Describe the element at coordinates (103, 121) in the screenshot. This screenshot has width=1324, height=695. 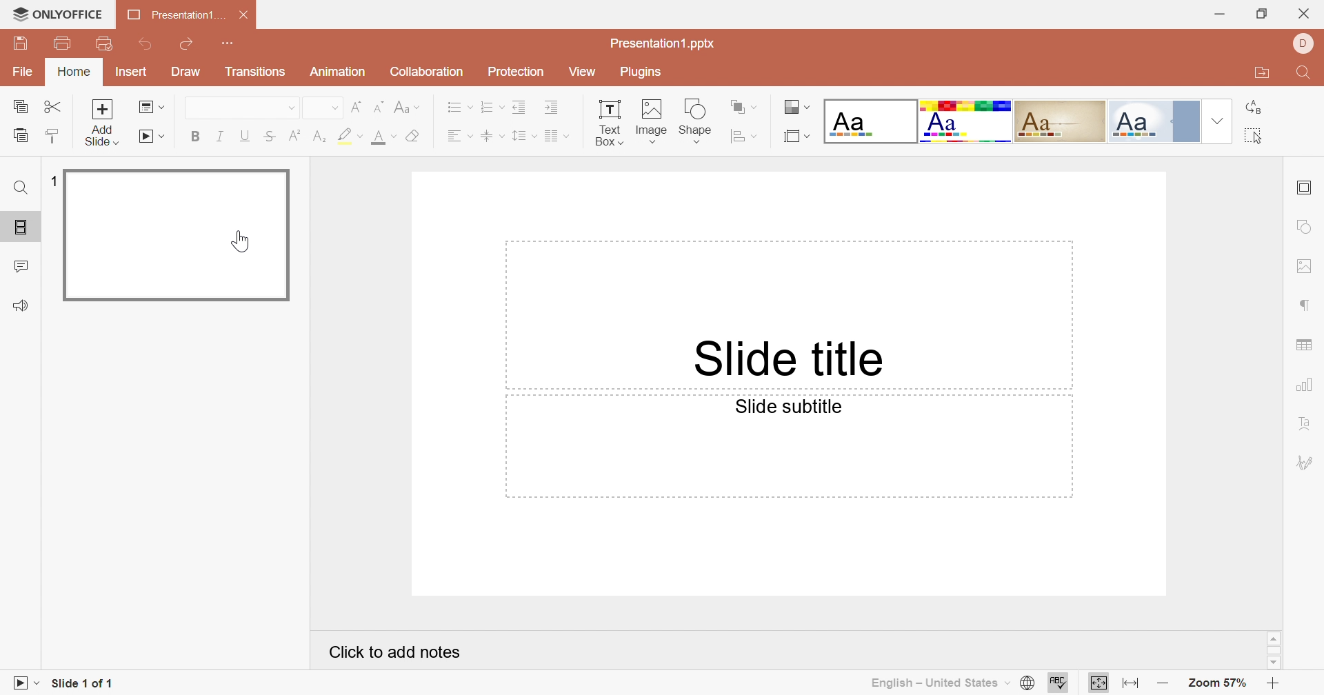
I see `Add slide` at that location.